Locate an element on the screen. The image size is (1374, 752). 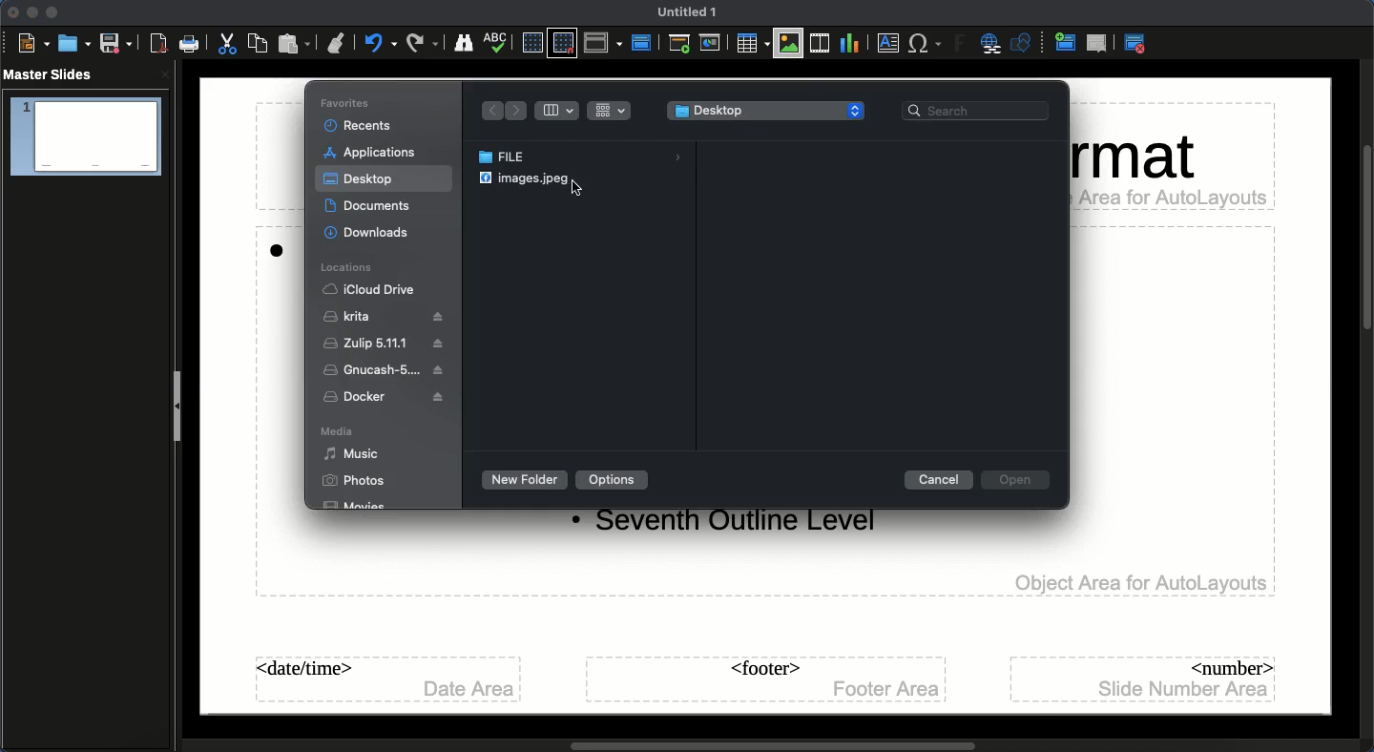
Export as PDF is located at coordinates (158, 45).